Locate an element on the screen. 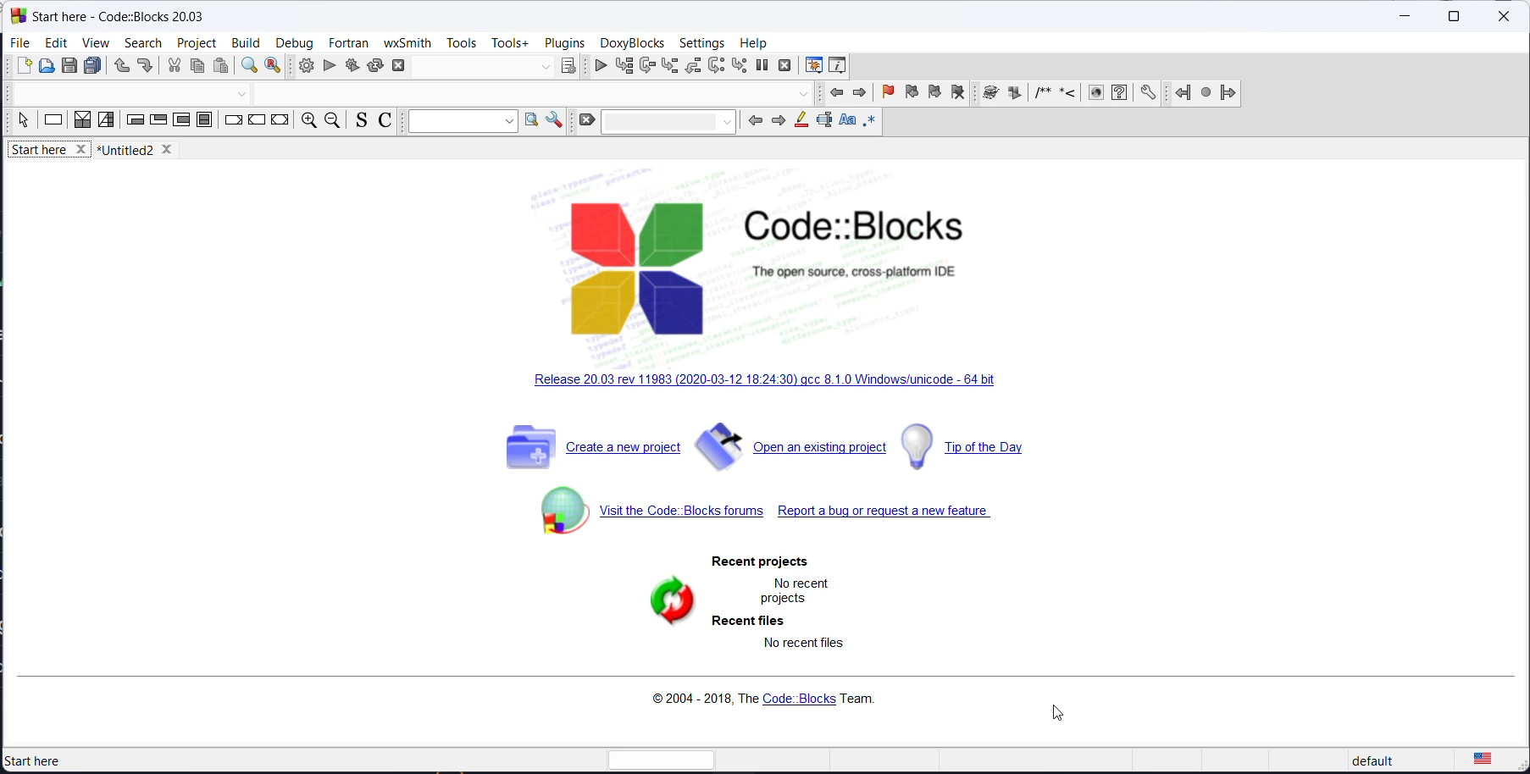 The image size is (1530, 774). start here window is located at coordinates (115, 14).